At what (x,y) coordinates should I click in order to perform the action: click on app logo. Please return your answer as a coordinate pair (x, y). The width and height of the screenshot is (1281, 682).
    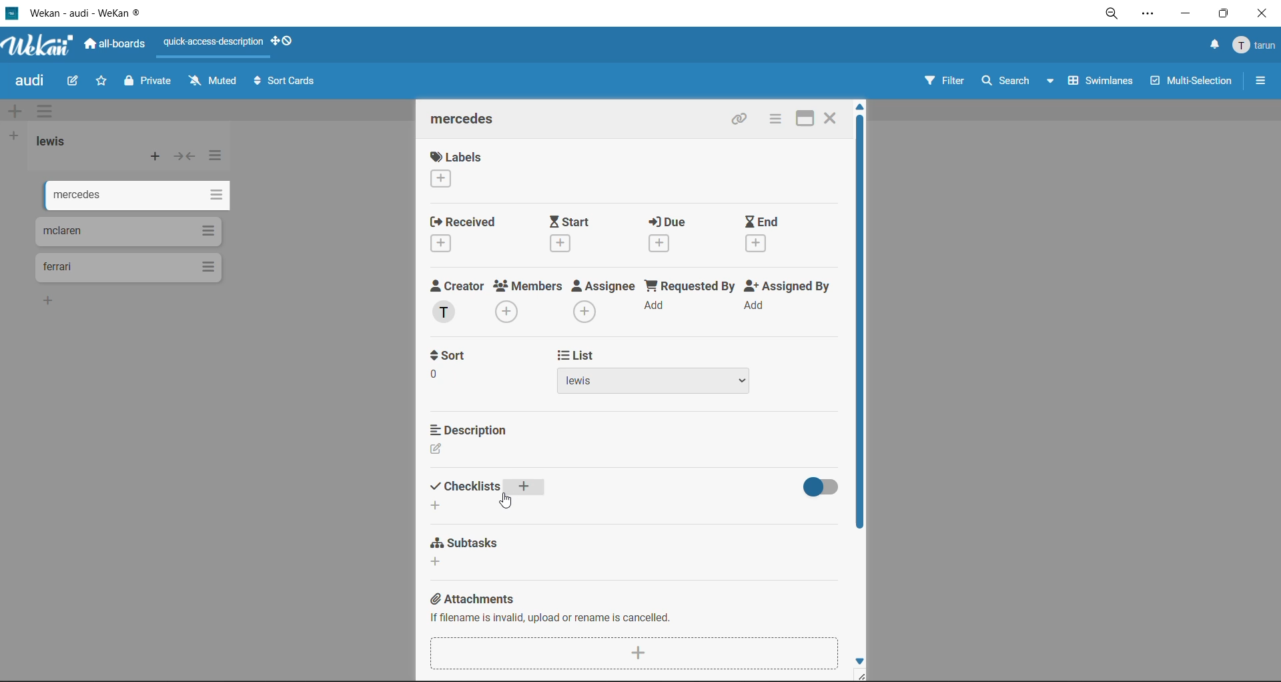
    Looking at the image, I should click on (37, 47).